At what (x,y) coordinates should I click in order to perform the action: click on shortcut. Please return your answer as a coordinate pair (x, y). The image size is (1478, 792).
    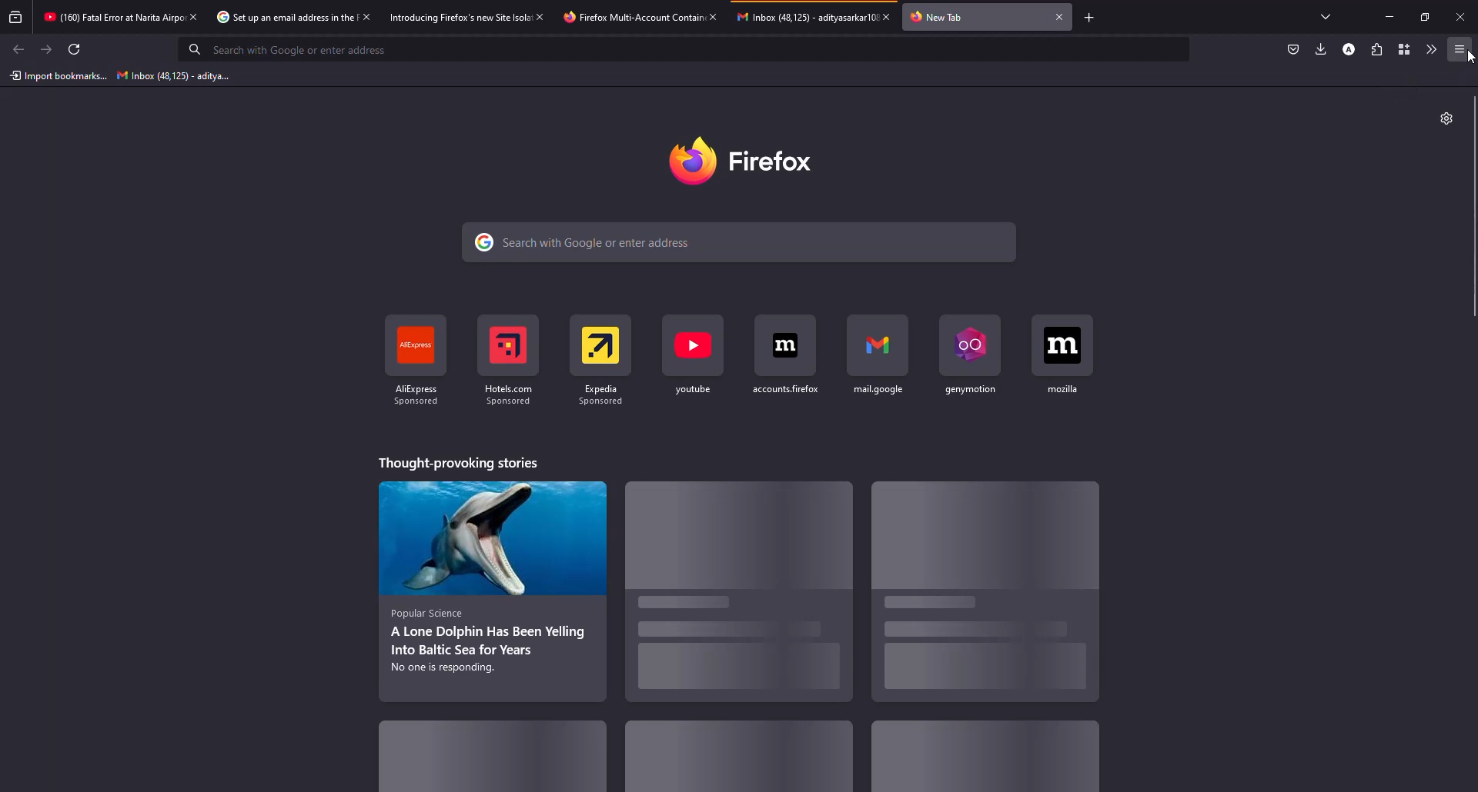
    Looking at the image, I should click on (787, 356).